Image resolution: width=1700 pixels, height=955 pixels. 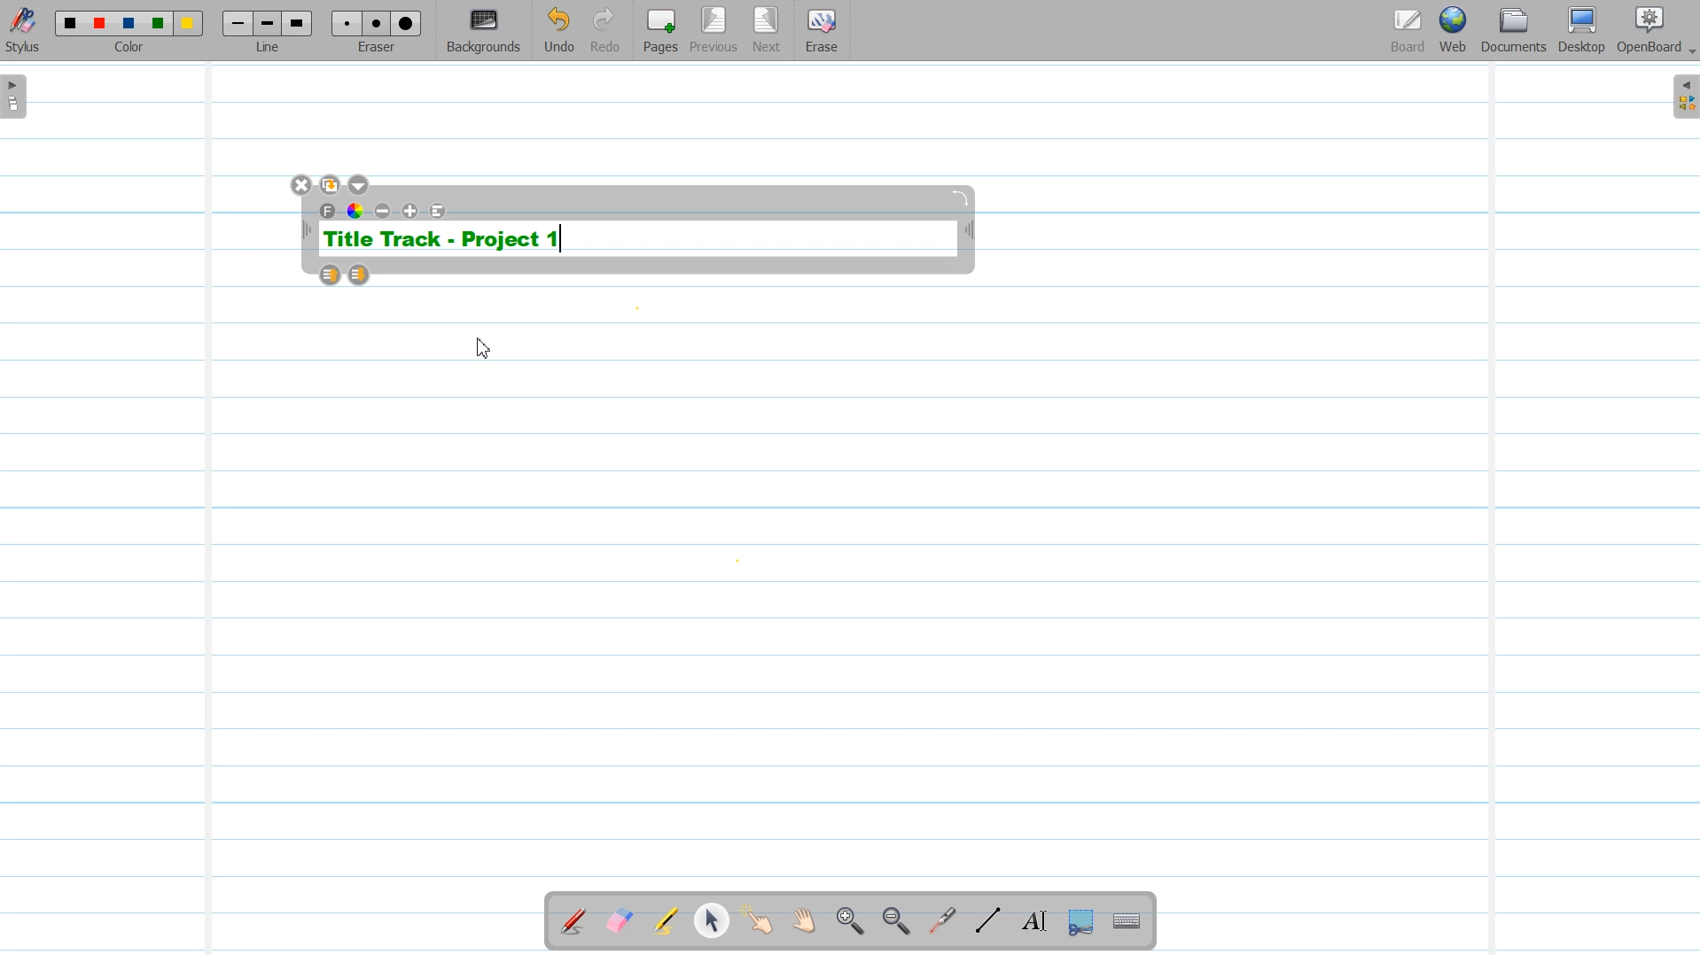 What do you see at coordinates (1689, 52) in the screenshot?
I see `Drop Down Box` at bounding box center [1689, 52].